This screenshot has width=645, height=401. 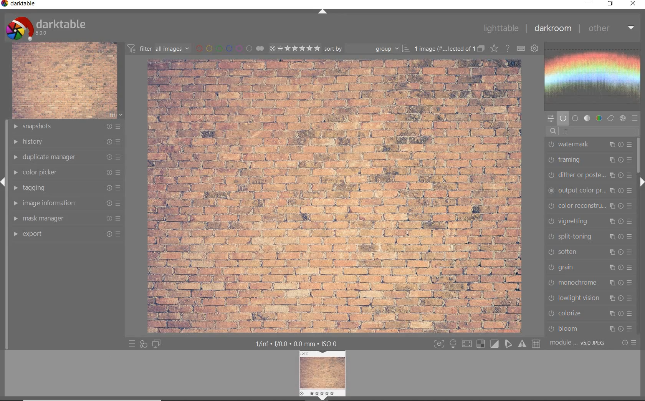 I want to click on module ...v5.0 JPEG, so click(x=577, y=344).